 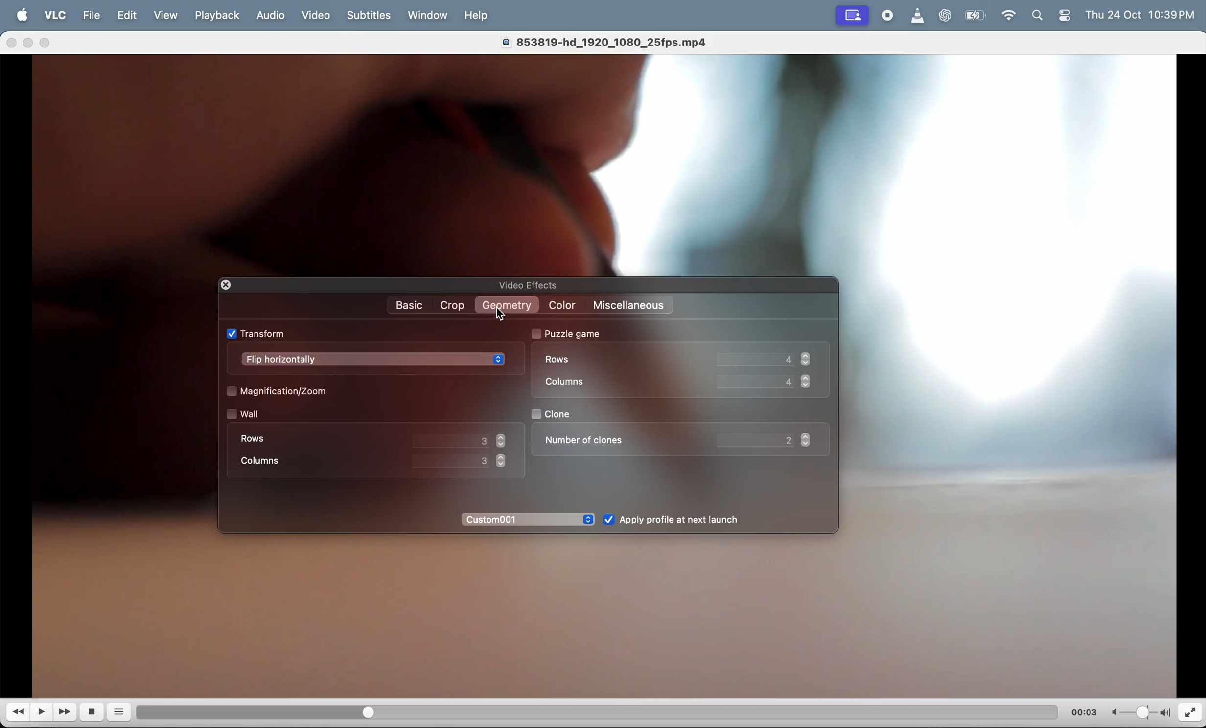 I want to click on playback, so click(x=218, y=15).